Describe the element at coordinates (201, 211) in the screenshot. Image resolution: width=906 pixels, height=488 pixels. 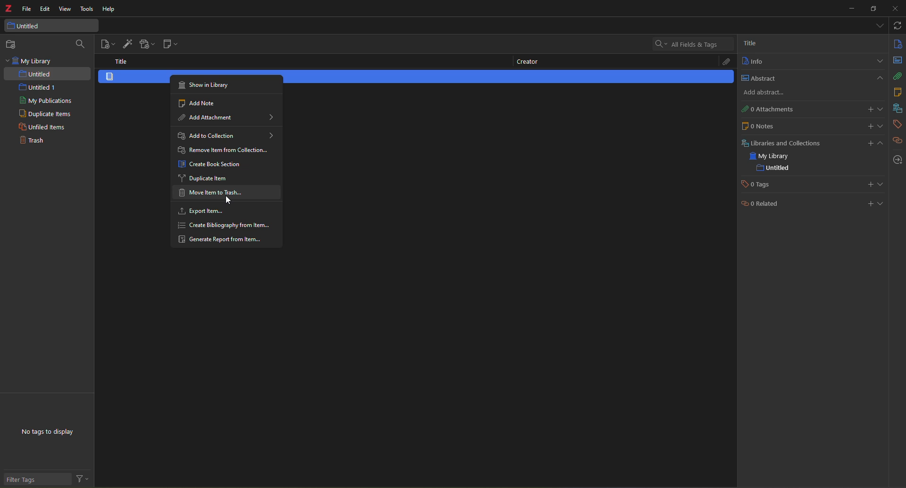
I see `export item` at that location.